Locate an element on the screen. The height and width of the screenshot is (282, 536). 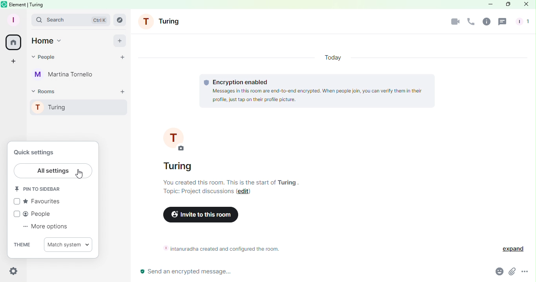
Emoji is located at coordinates (498, 273).